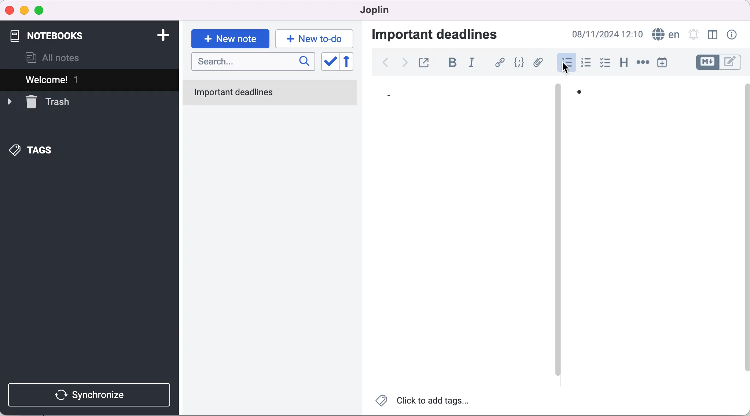  I want to click on forward, so click(405, 63).